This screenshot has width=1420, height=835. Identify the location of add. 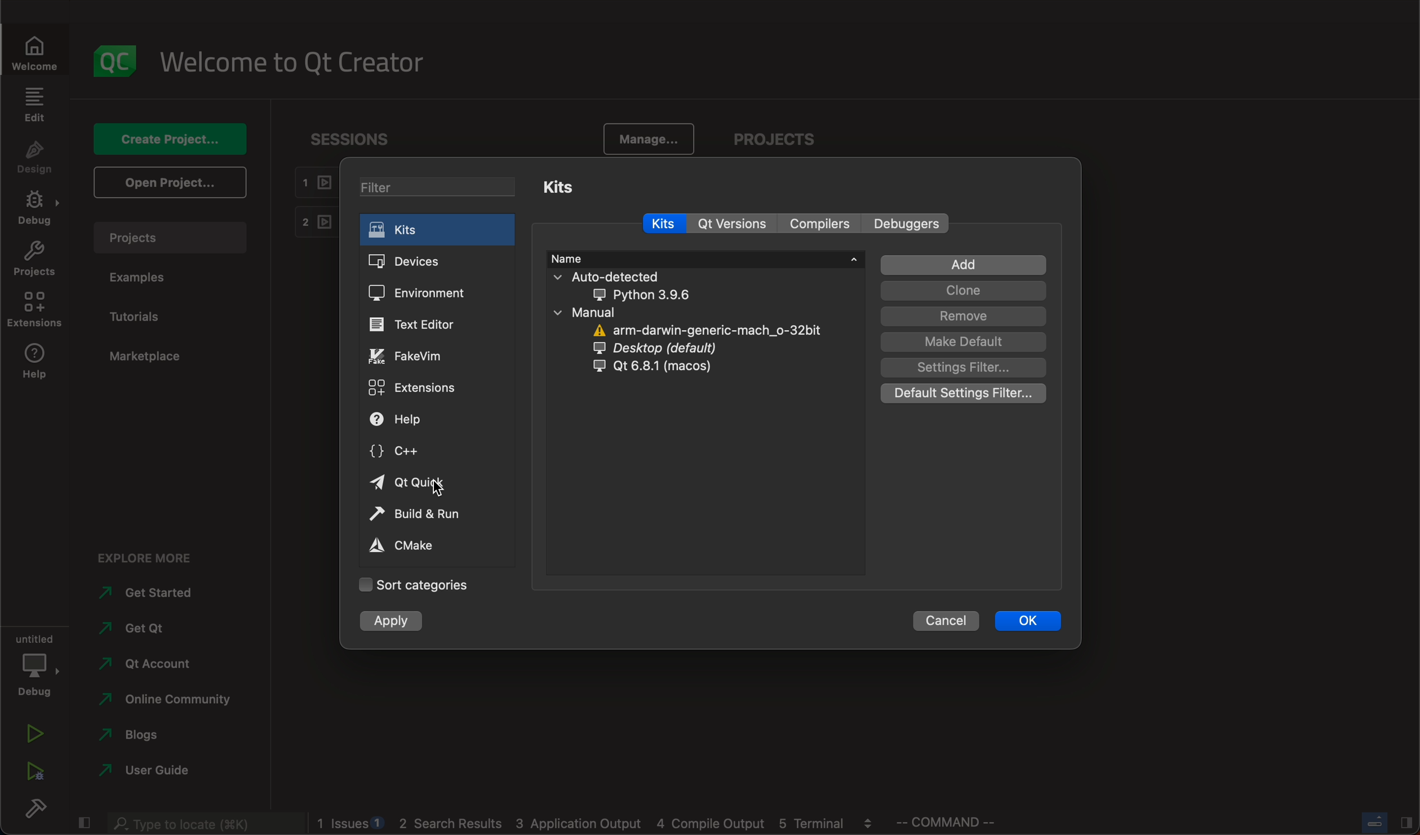
(962, 265).